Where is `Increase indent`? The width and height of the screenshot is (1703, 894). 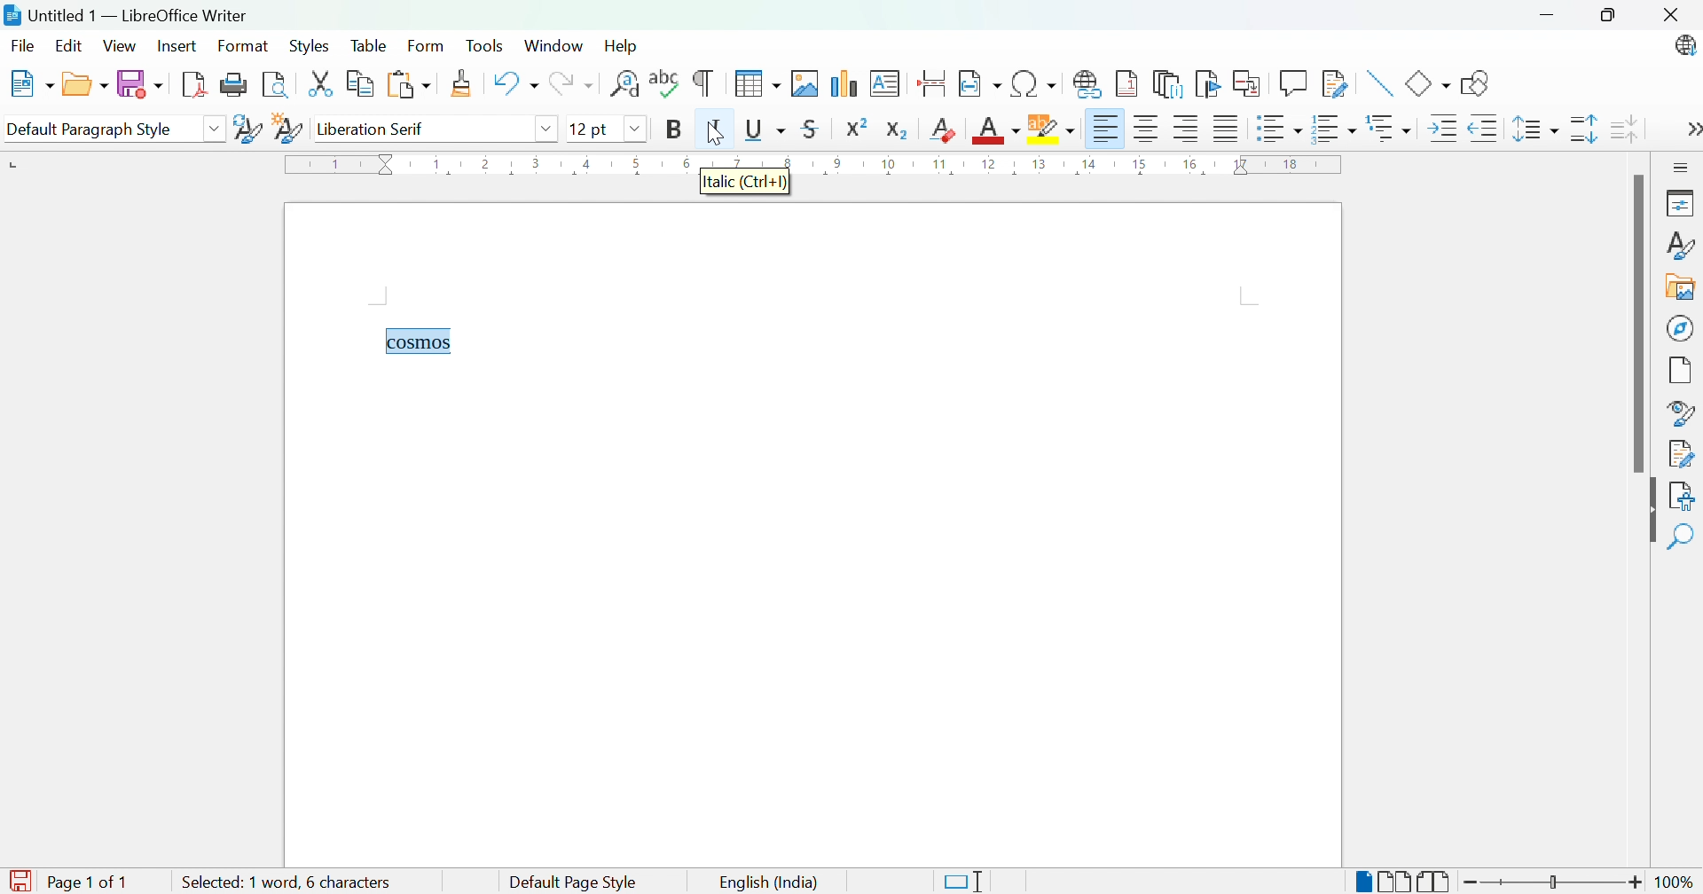
Increase indent is located at coordinates (1442, 129).